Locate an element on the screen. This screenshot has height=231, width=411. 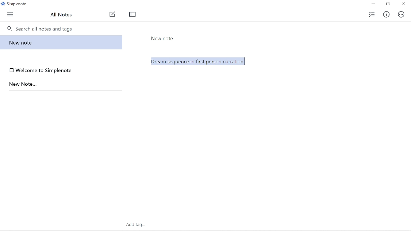
Actions is located at coordinates (401, 14).